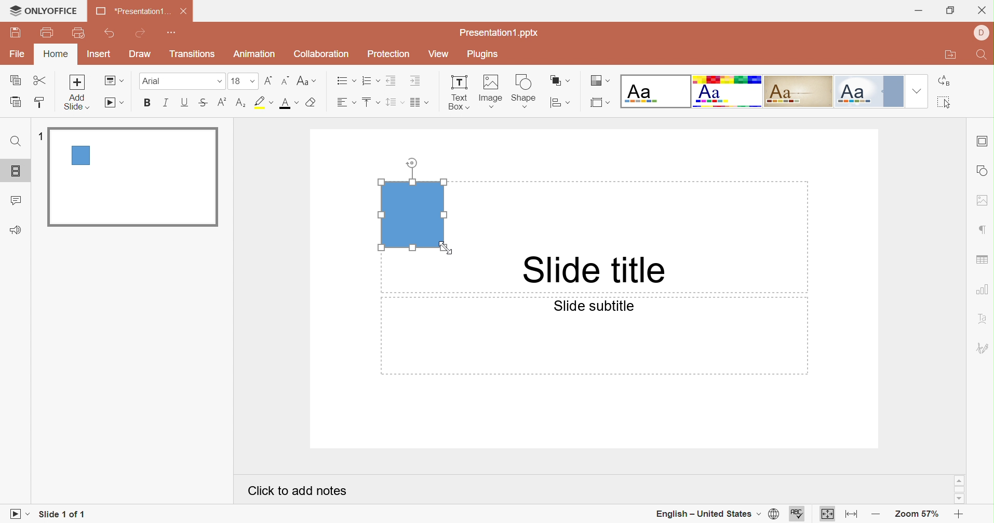 Image resolution: width=994 pixels, height=523 pixels. What do you see at coordinates (319, 54) in the screenshot?
I see `Collaboration` at bounding box center [319, 54].